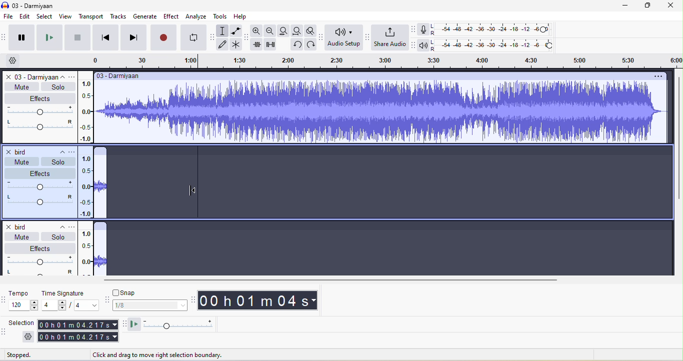 The image size is (683, 361). Describe the element at coordinates (100, 253) in the screenshot. I see `record audio` at that location.